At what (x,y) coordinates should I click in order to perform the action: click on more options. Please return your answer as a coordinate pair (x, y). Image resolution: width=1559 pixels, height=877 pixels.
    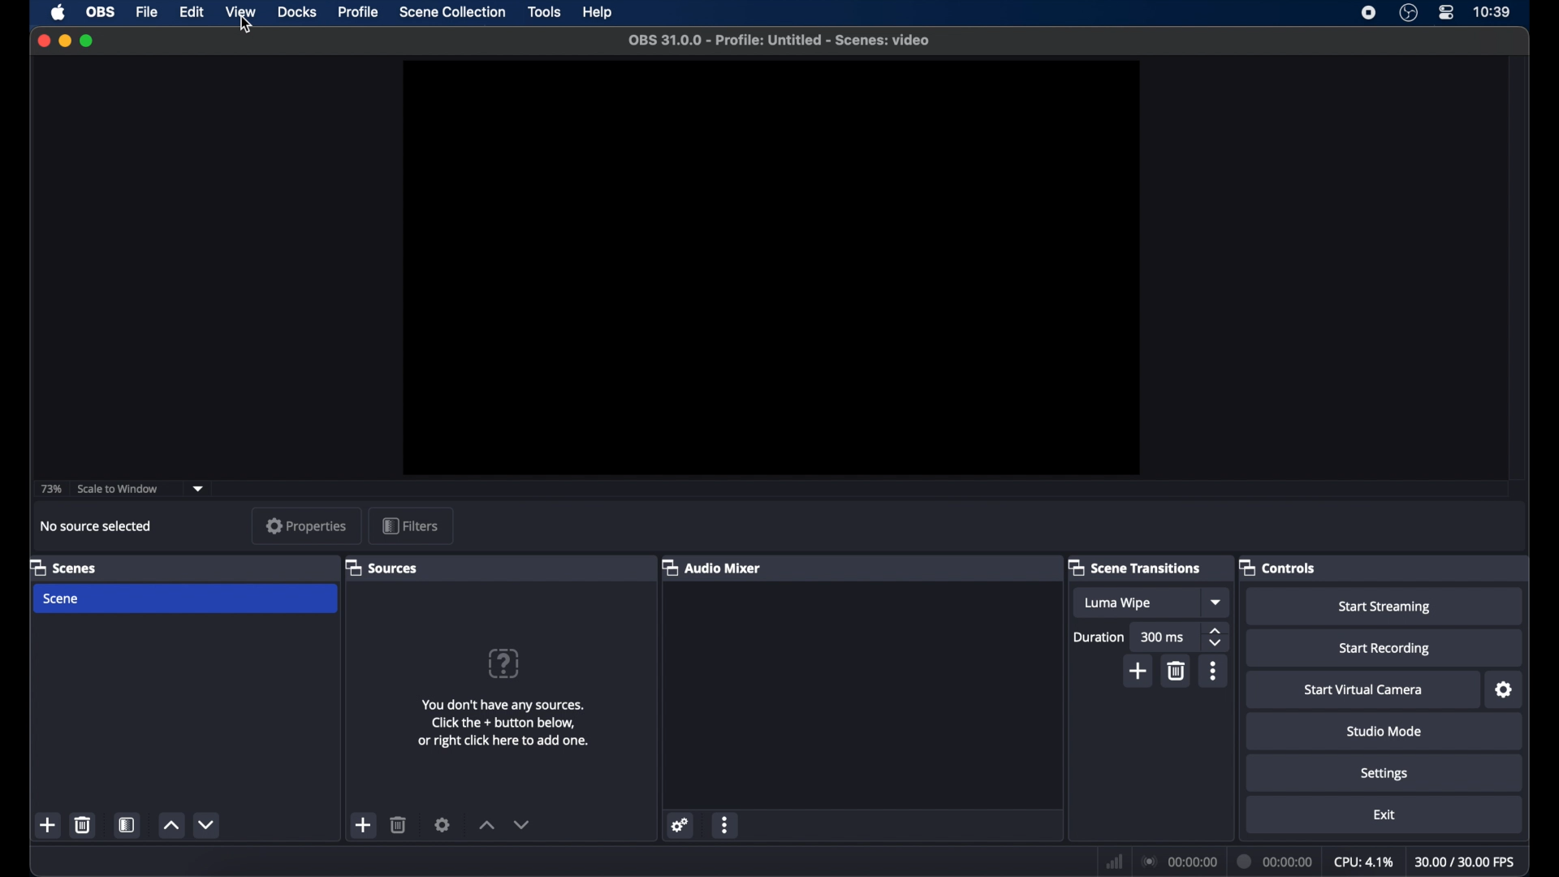
    Looking at the image, I should click on (726, 824).